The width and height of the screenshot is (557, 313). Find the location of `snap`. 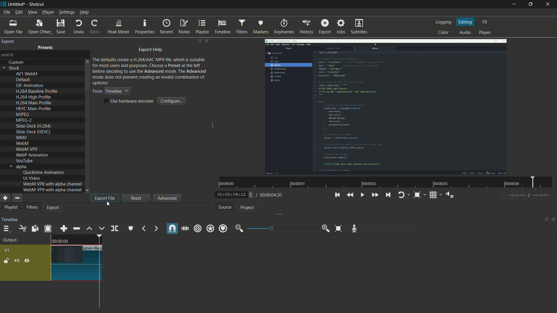

snap is located at coordinates (173, 228).